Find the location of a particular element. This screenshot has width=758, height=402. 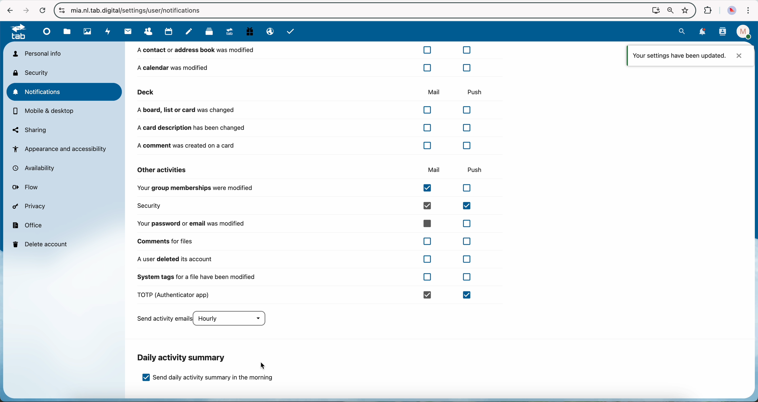

free trial PC is located at coordinates (251, 32).